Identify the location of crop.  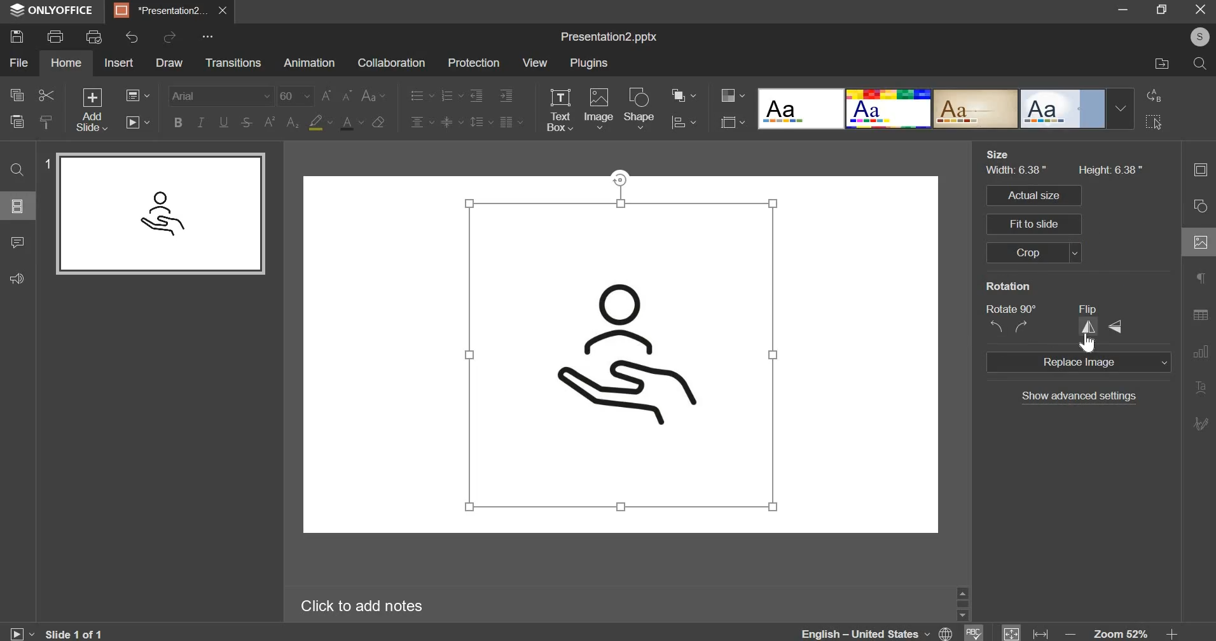
(1043, 251).